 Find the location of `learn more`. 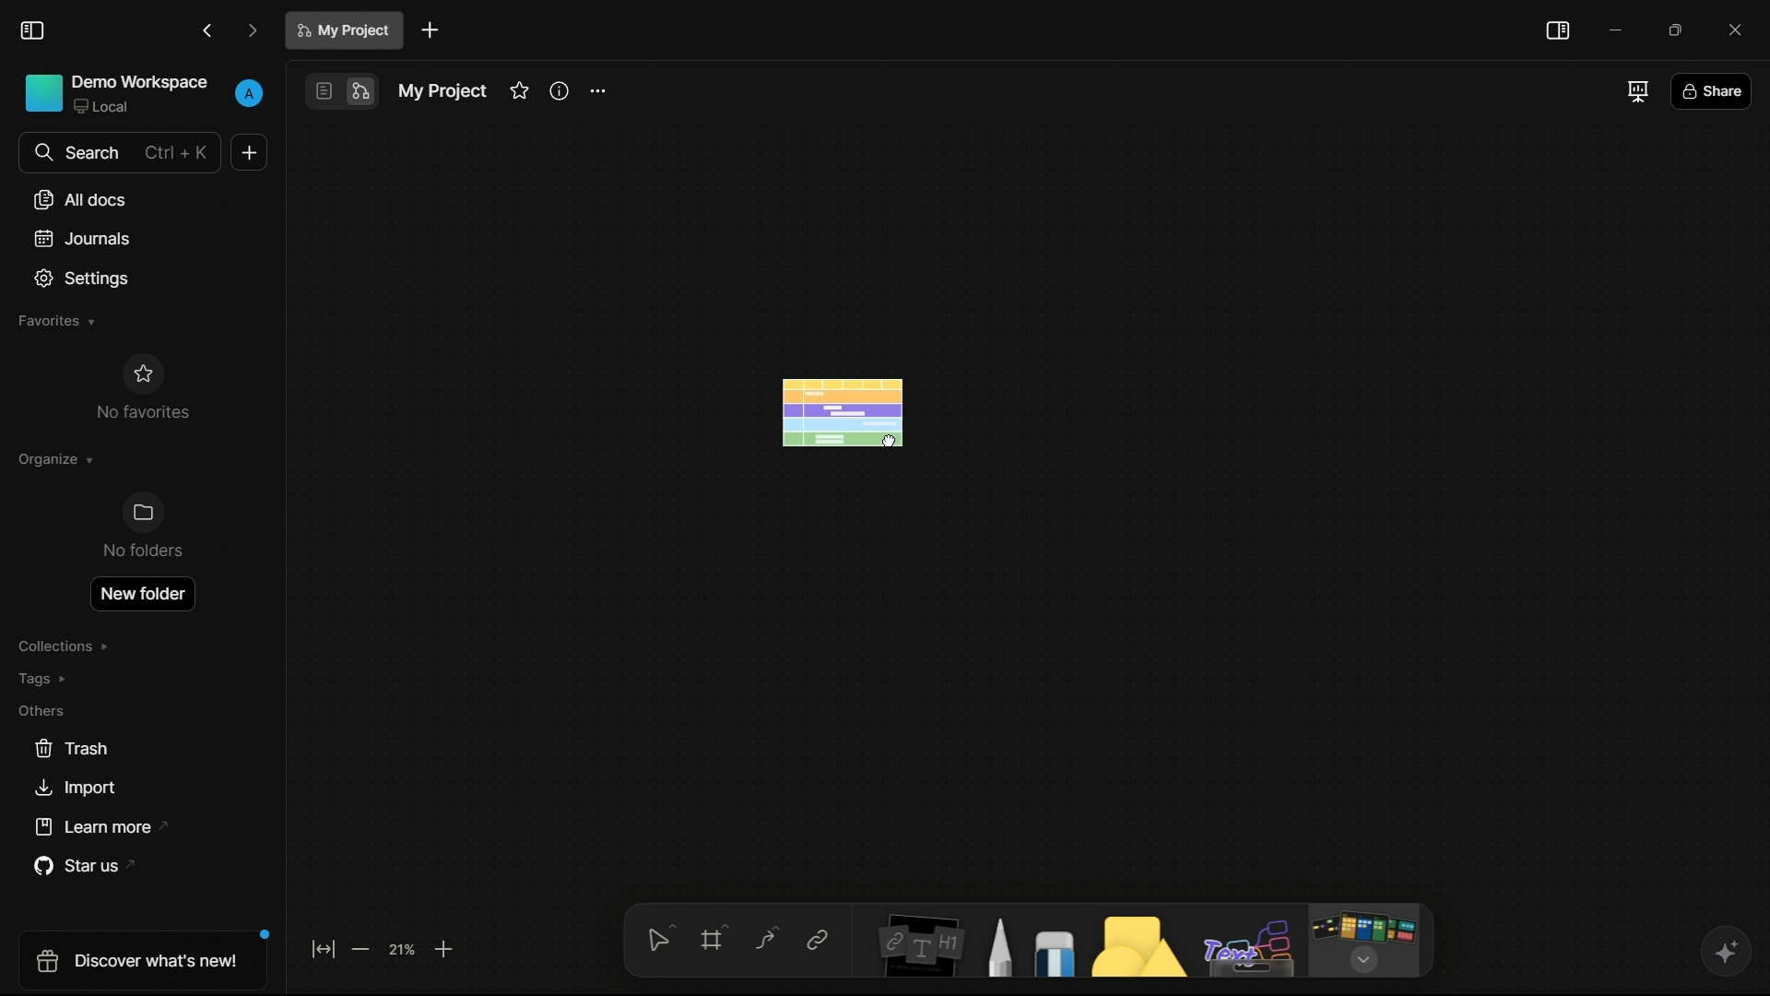

learn more is located at coordinates (90, 826).